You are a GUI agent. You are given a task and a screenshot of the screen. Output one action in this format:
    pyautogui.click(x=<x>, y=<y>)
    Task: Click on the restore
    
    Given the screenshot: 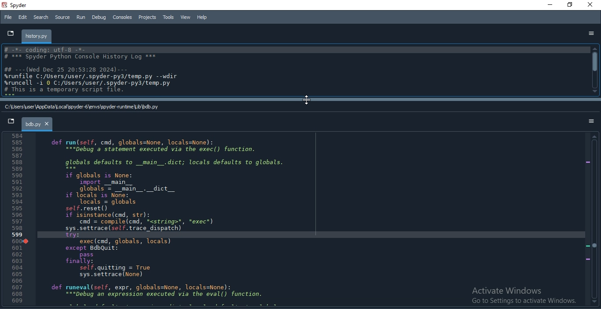 What is the action you would take?
    pyautogui.click(x=570, y=5)
    